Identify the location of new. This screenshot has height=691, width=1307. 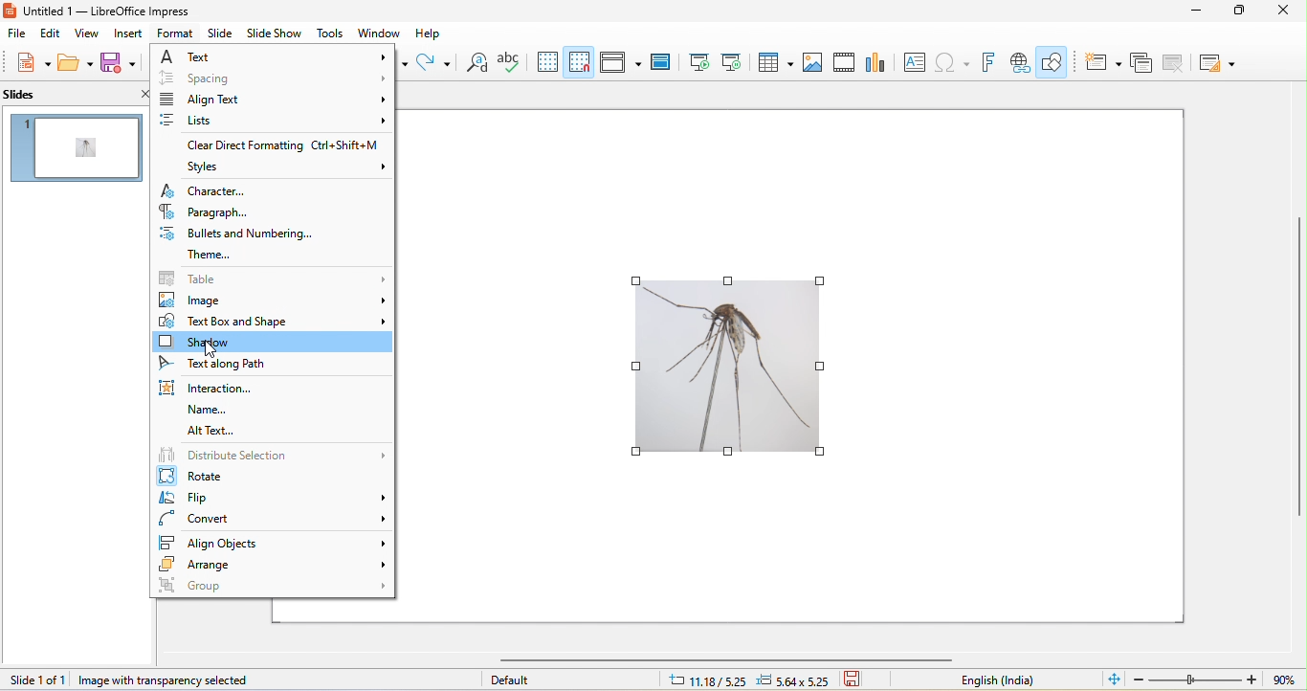
(33, 63).